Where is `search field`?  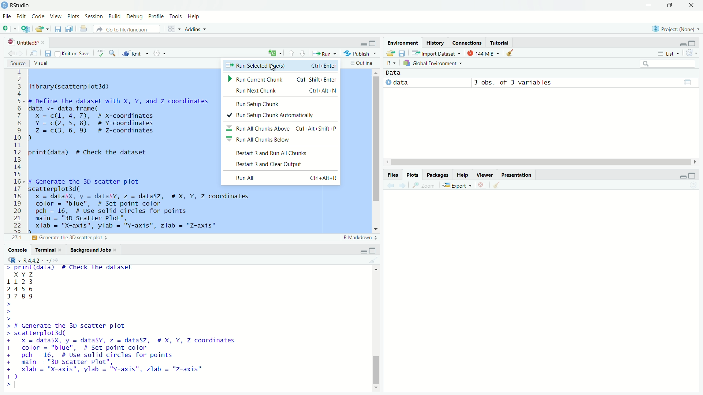 search field is located at coordinates (667, 64).